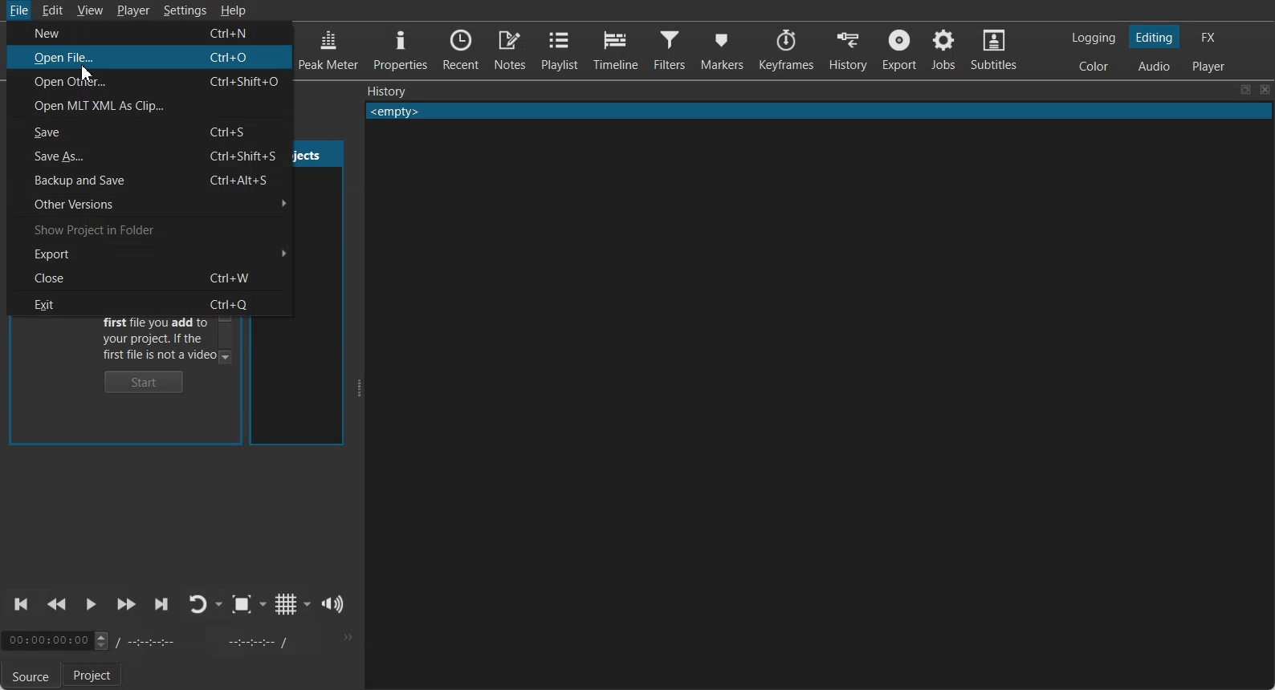 The image size is (1275, 690). I want to click on Open Other, so click(70, 83).